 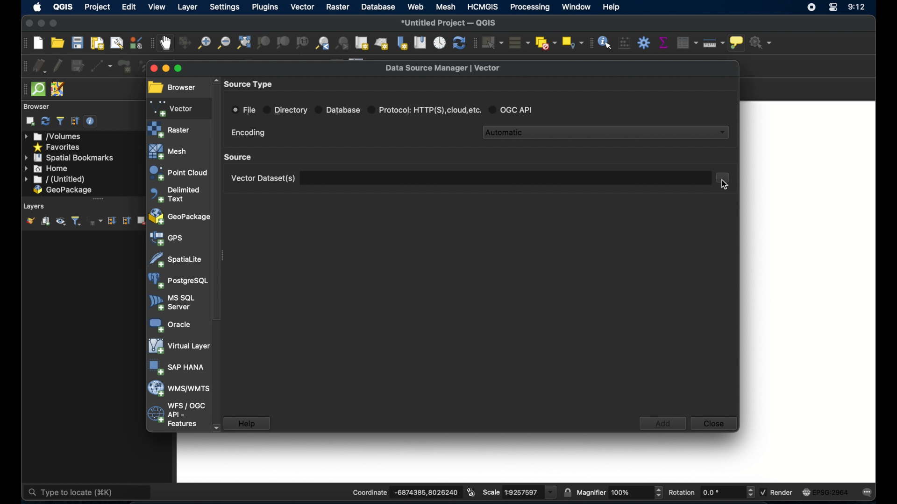 What do you see at coordinates (178, 389) in the screenshot?
I see `wms/wmts` at bounding box center [178, 389].